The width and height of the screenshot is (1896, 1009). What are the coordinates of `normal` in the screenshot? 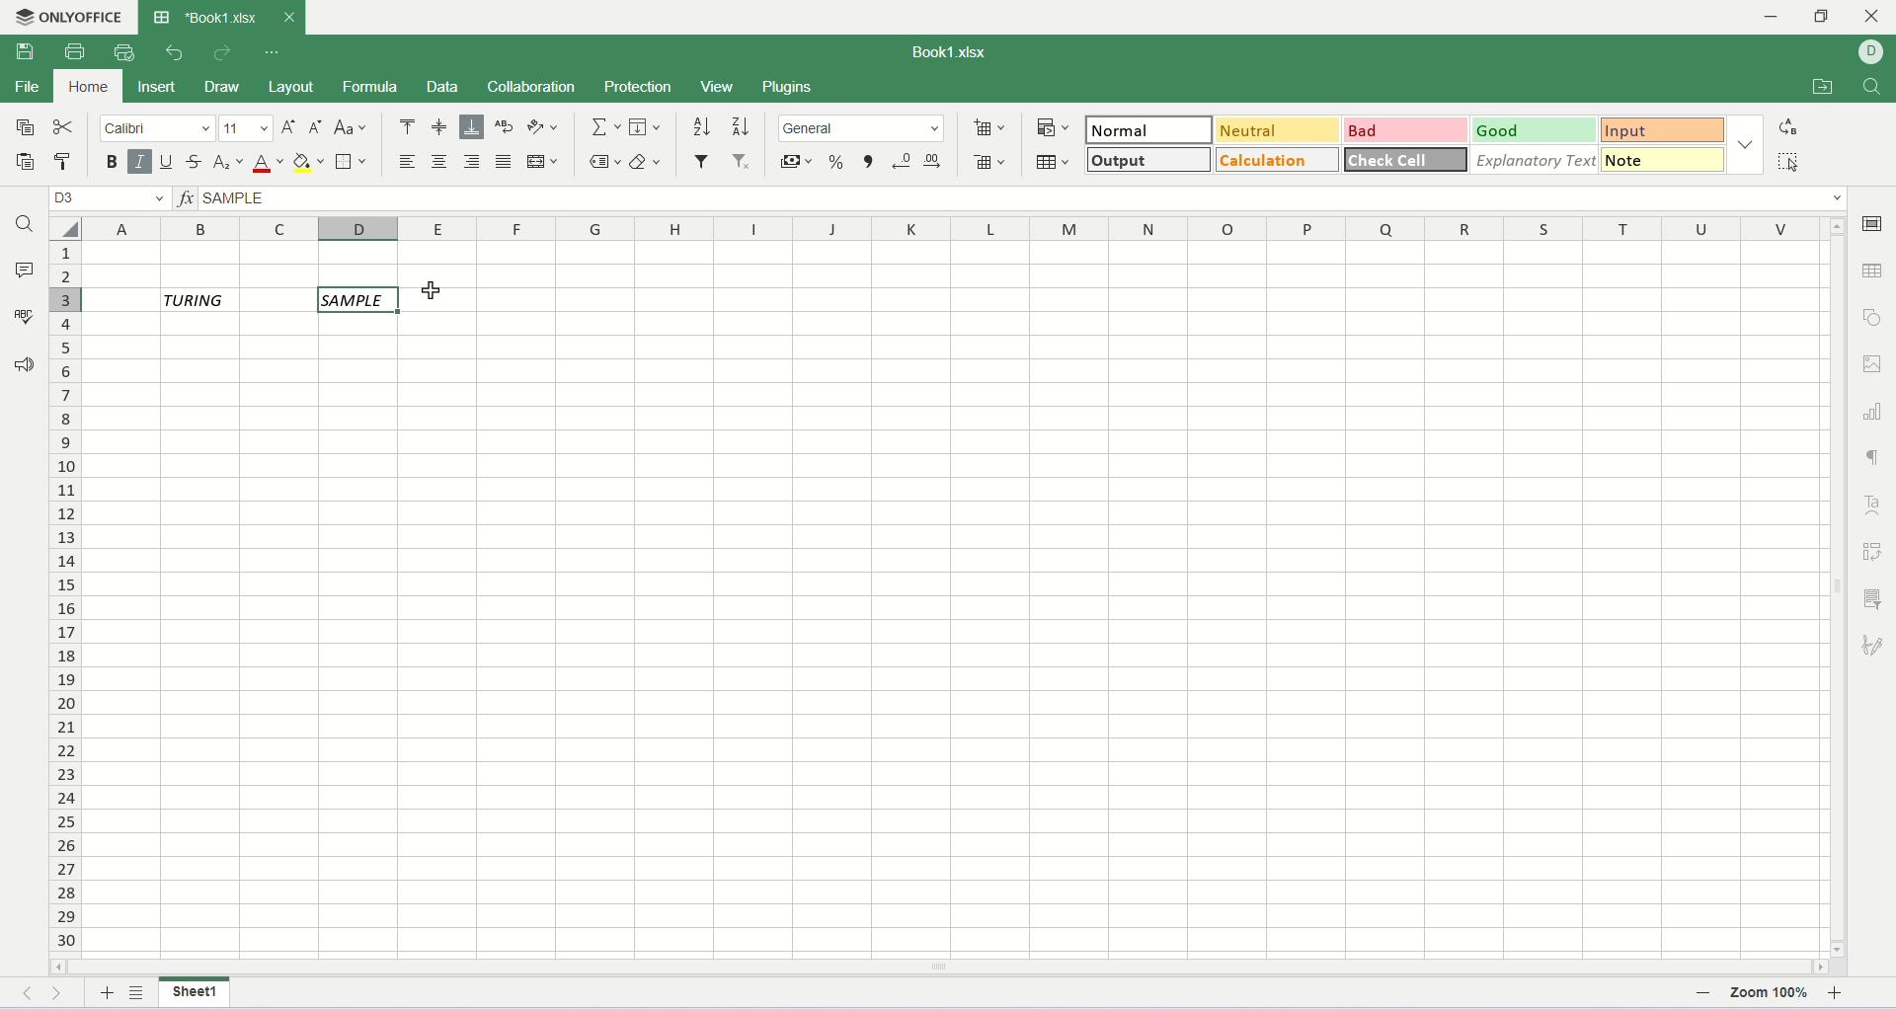 It's located at (1146, 128).